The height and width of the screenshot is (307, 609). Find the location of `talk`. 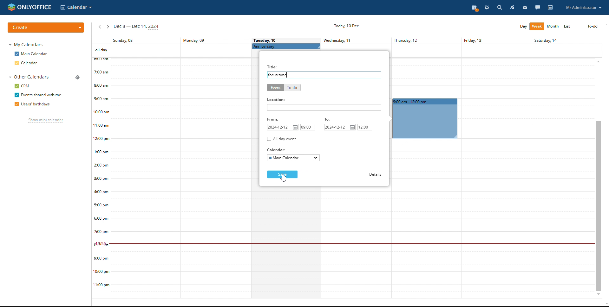

talk is located at coordinates (538, 7).